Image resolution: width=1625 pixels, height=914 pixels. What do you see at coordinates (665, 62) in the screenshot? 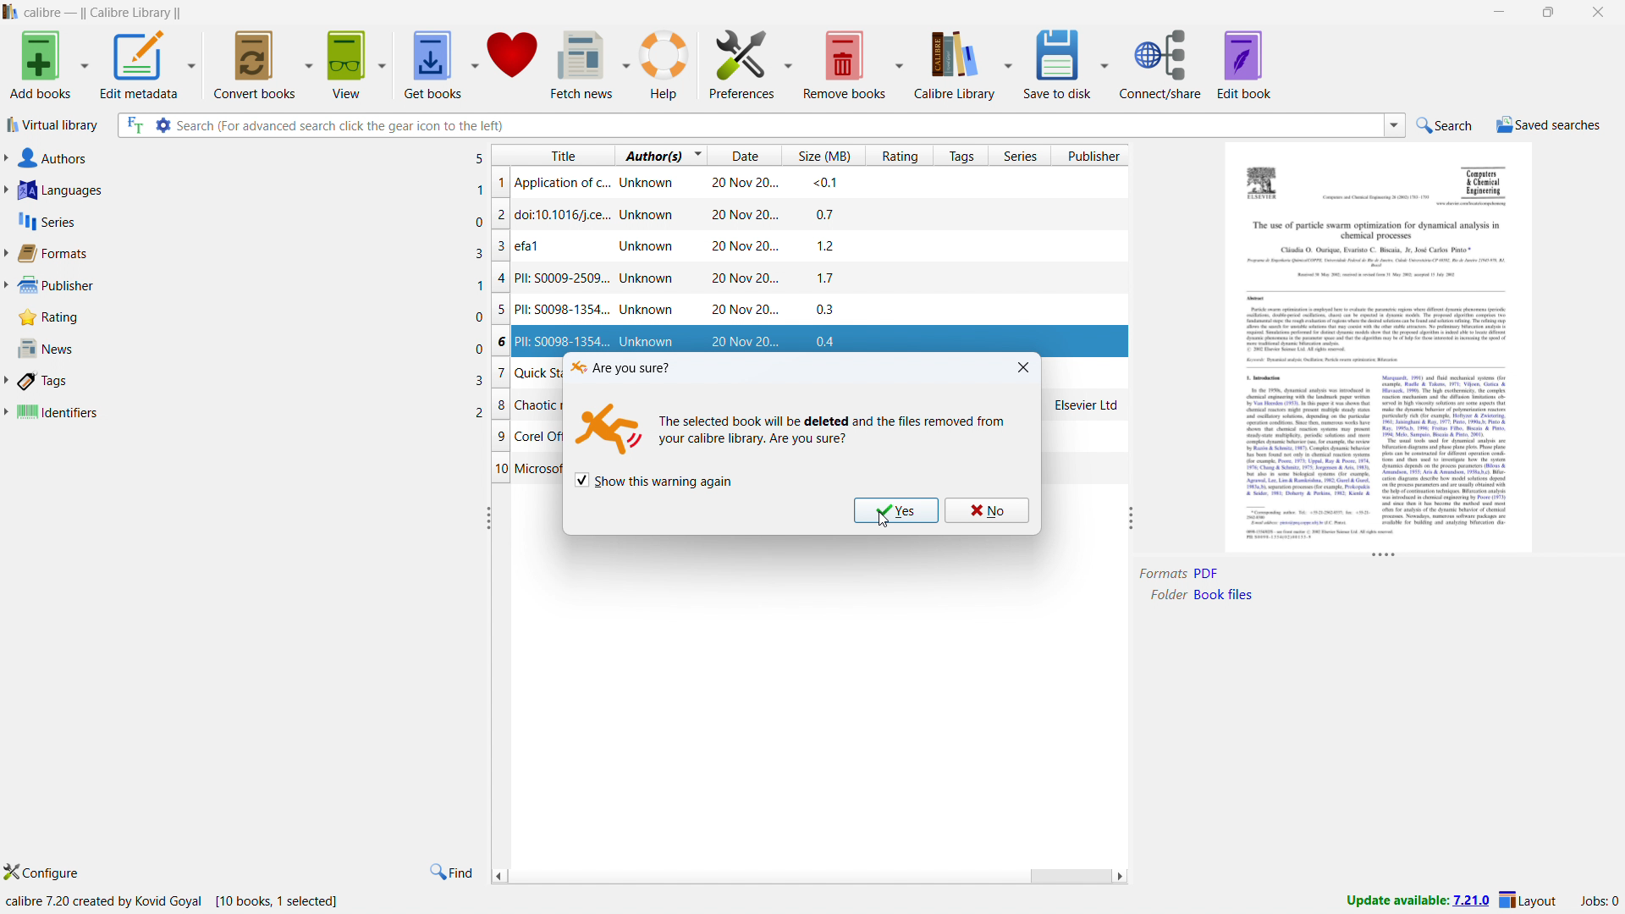
I see `help` at bounding box center [665, 62].